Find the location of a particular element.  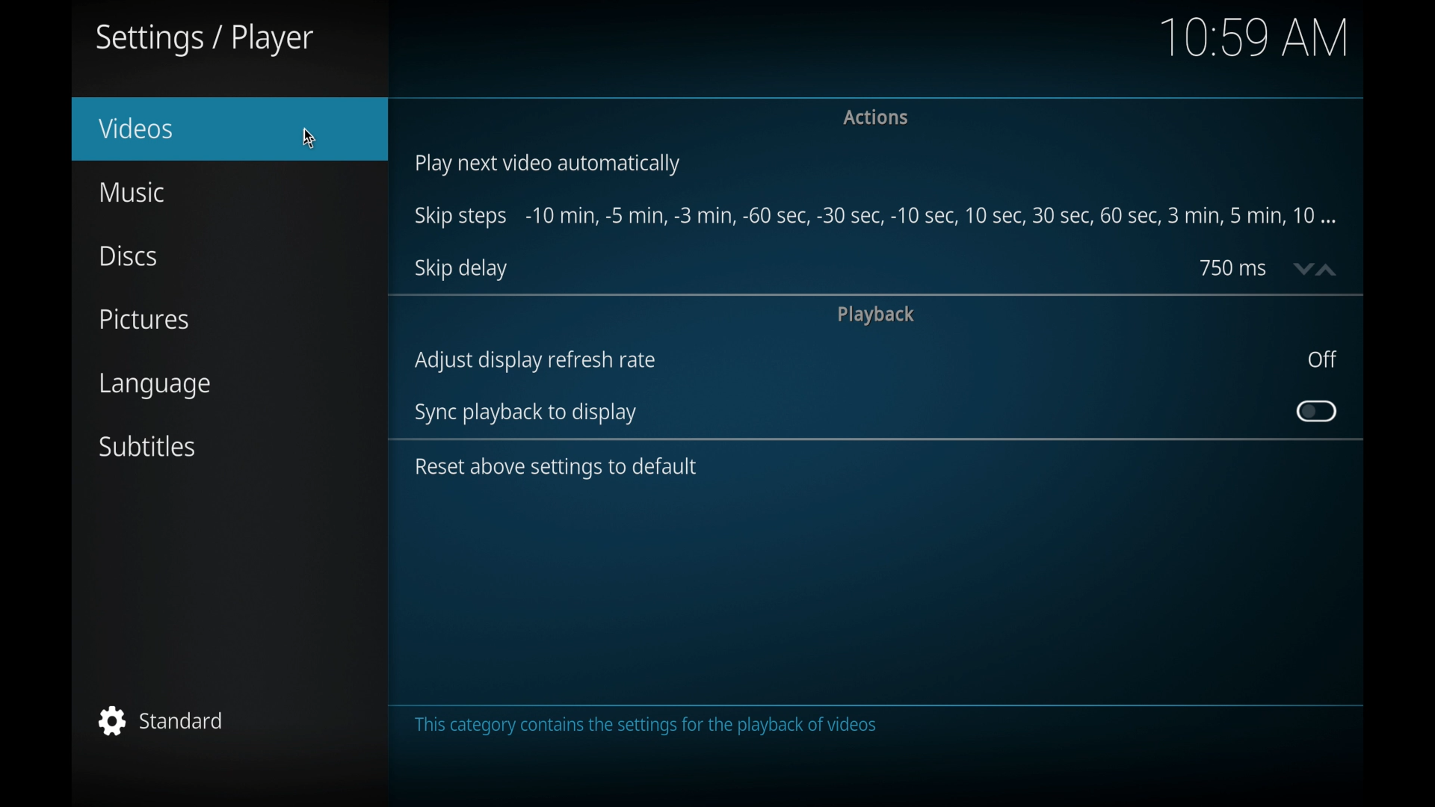

playback is located at coordinates (875, 315).